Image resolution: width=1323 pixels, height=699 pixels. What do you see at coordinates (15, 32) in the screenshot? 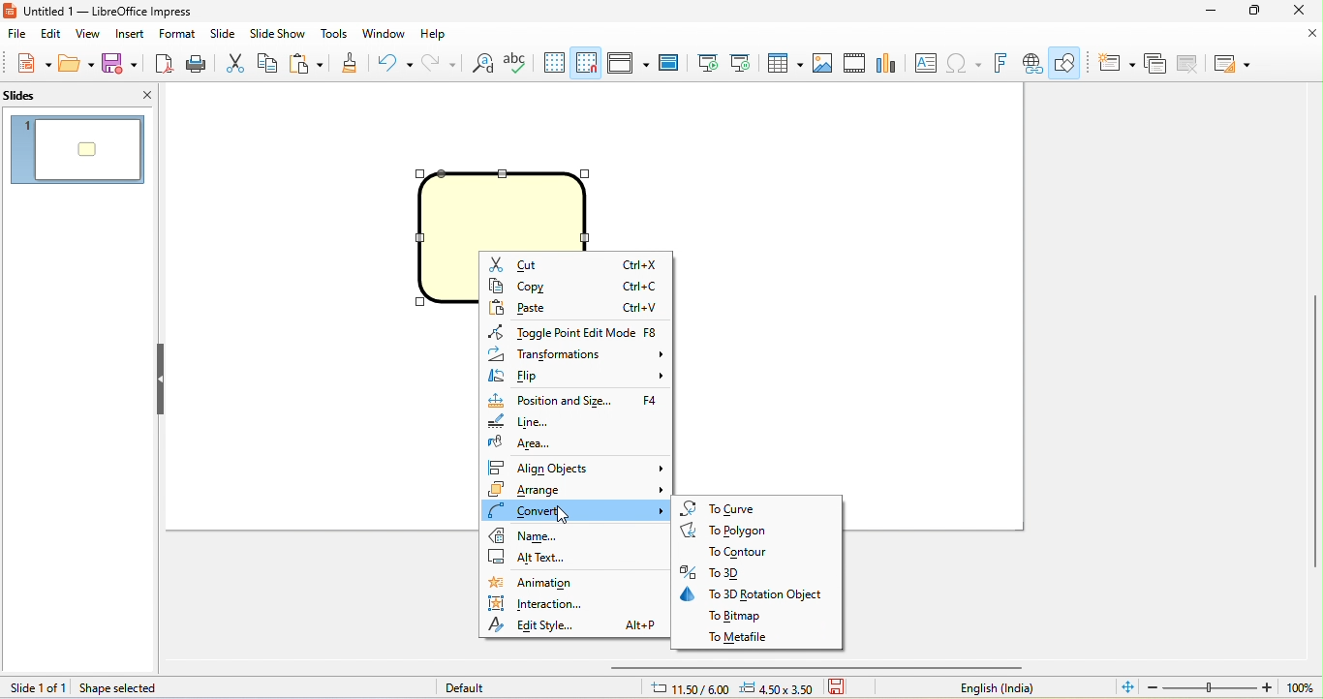
I see `file` at bounding box center [15, 32].